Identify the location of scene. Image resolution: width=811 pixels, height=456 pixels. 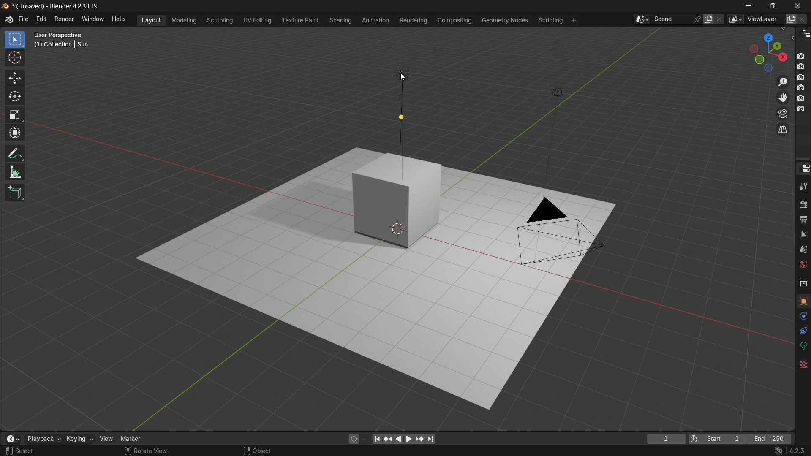
(804, 249).